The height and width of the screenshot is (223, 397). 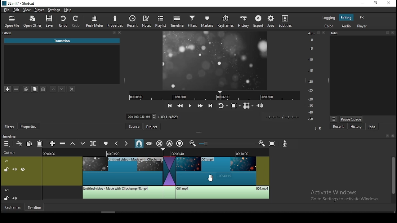 What do you see at coordinates (286, 21) in the screenshot?
I see `subtitle` at bounding box center [286, 21].